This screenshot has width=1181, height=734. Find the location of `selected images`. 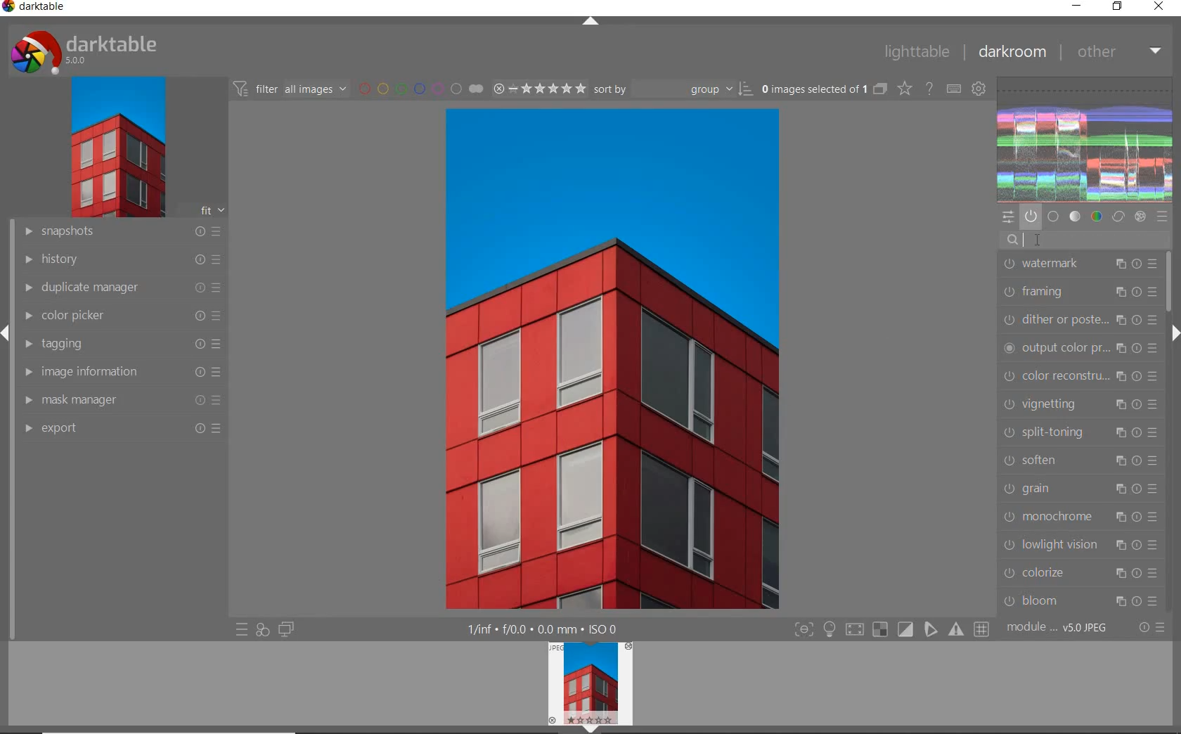

selected images is located at coordinates (812, 88).